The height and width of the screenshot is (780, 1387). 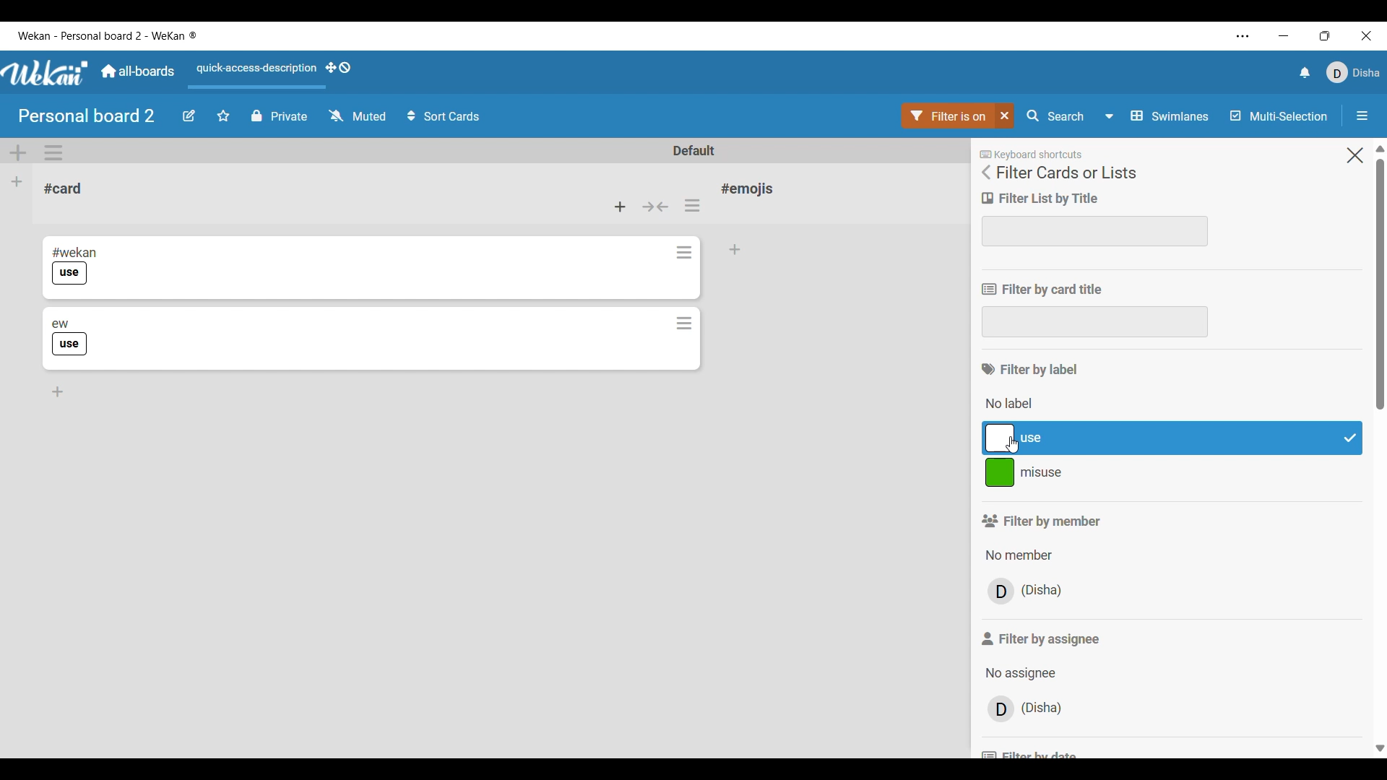 I want to click on Card name, so click(x=751, y=188).